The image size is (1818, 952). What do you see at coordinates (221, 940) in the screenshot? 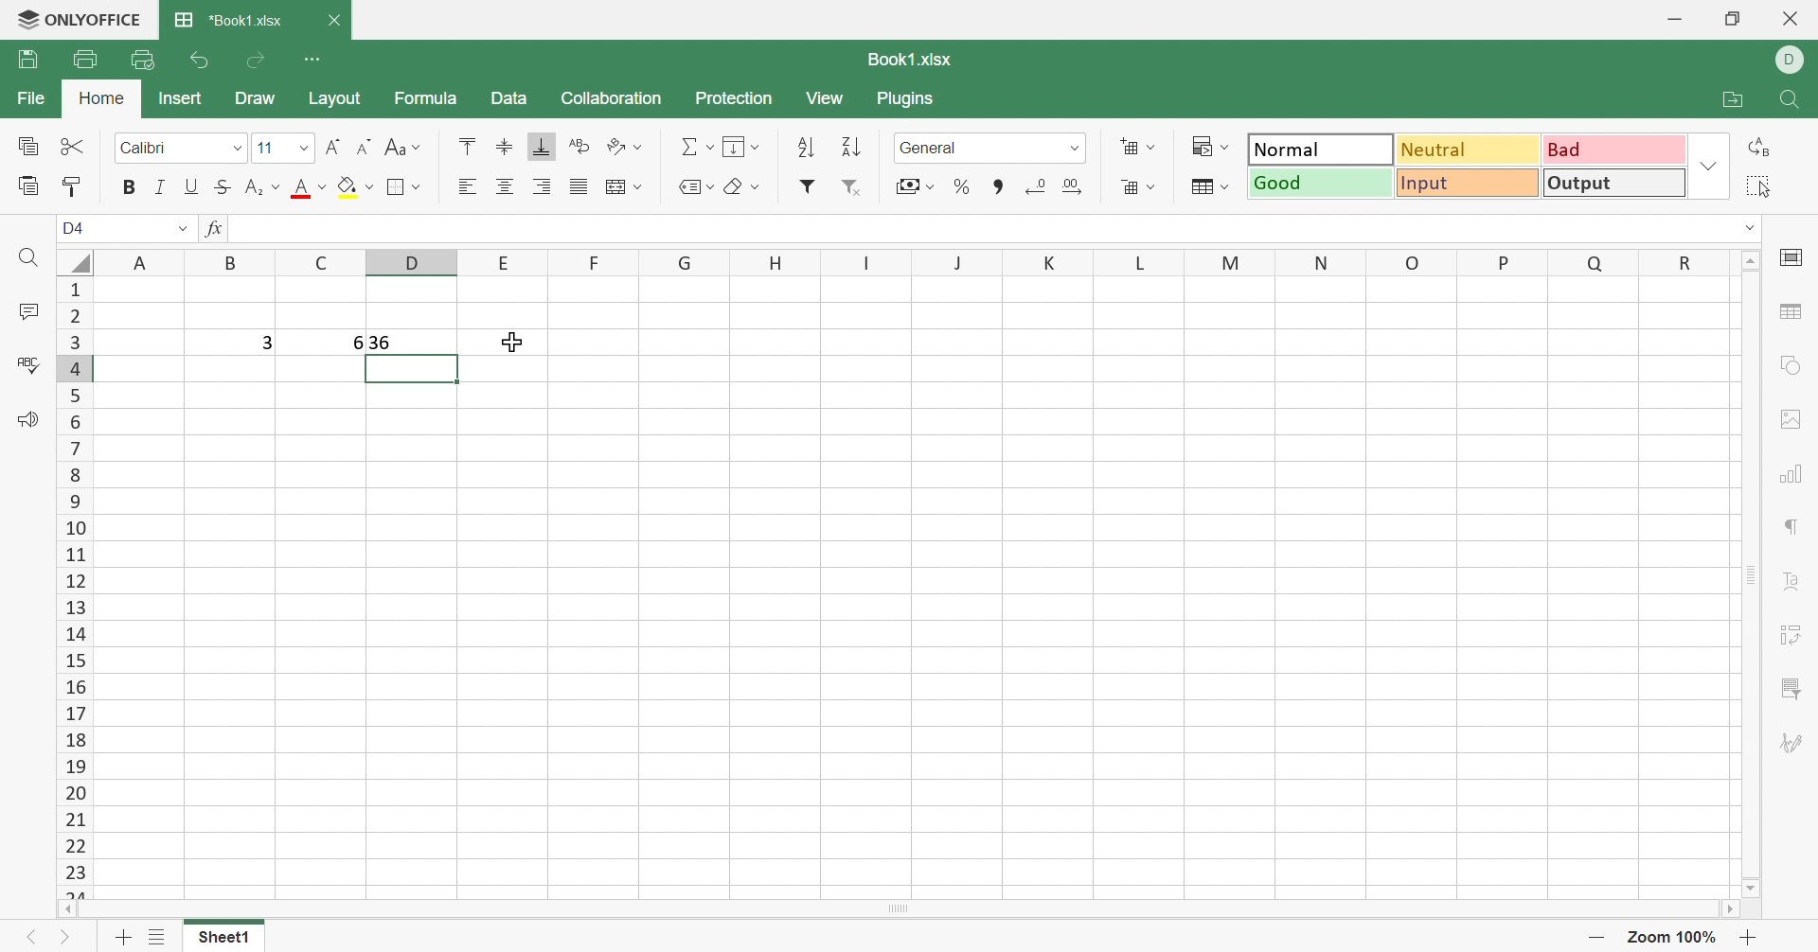
I see `Sheet1` at bounding box center [221, 940].